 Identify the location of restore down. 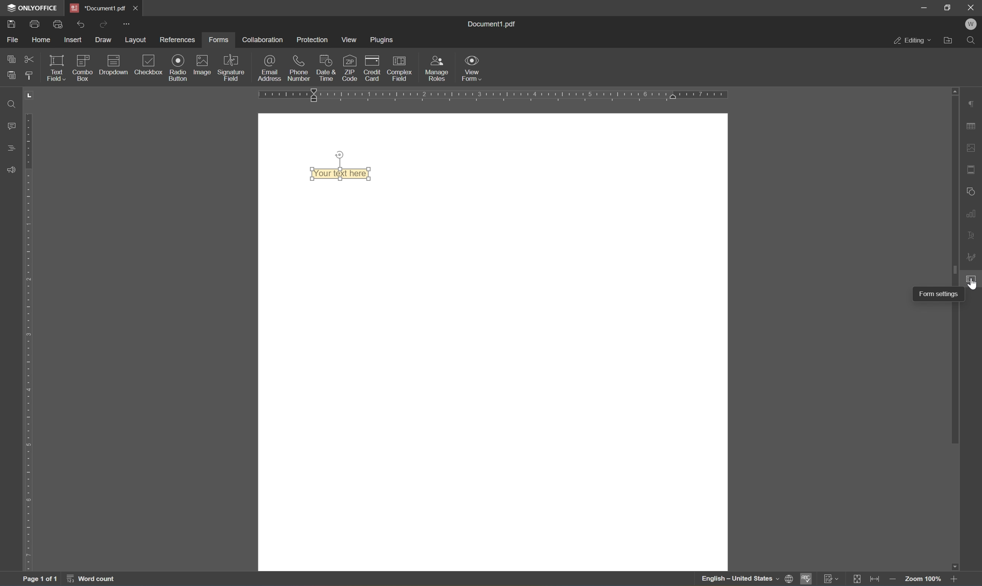
(946, 8).